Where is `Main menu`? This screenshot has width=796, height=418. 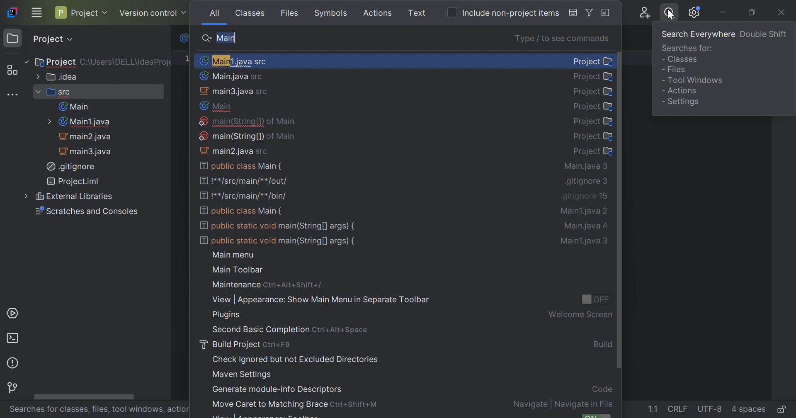 Main menu is located at coordinates (36, 13).